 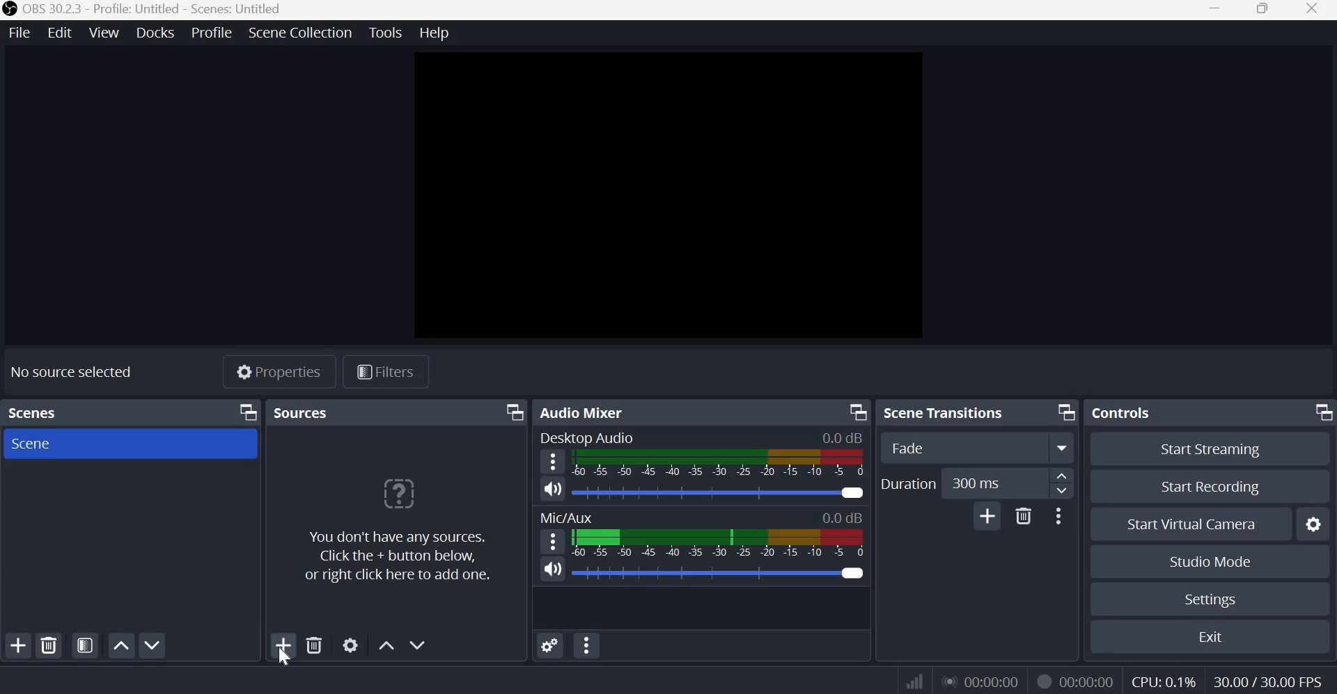 I want to click on Remove selected scene, so click(x=50, y=646).